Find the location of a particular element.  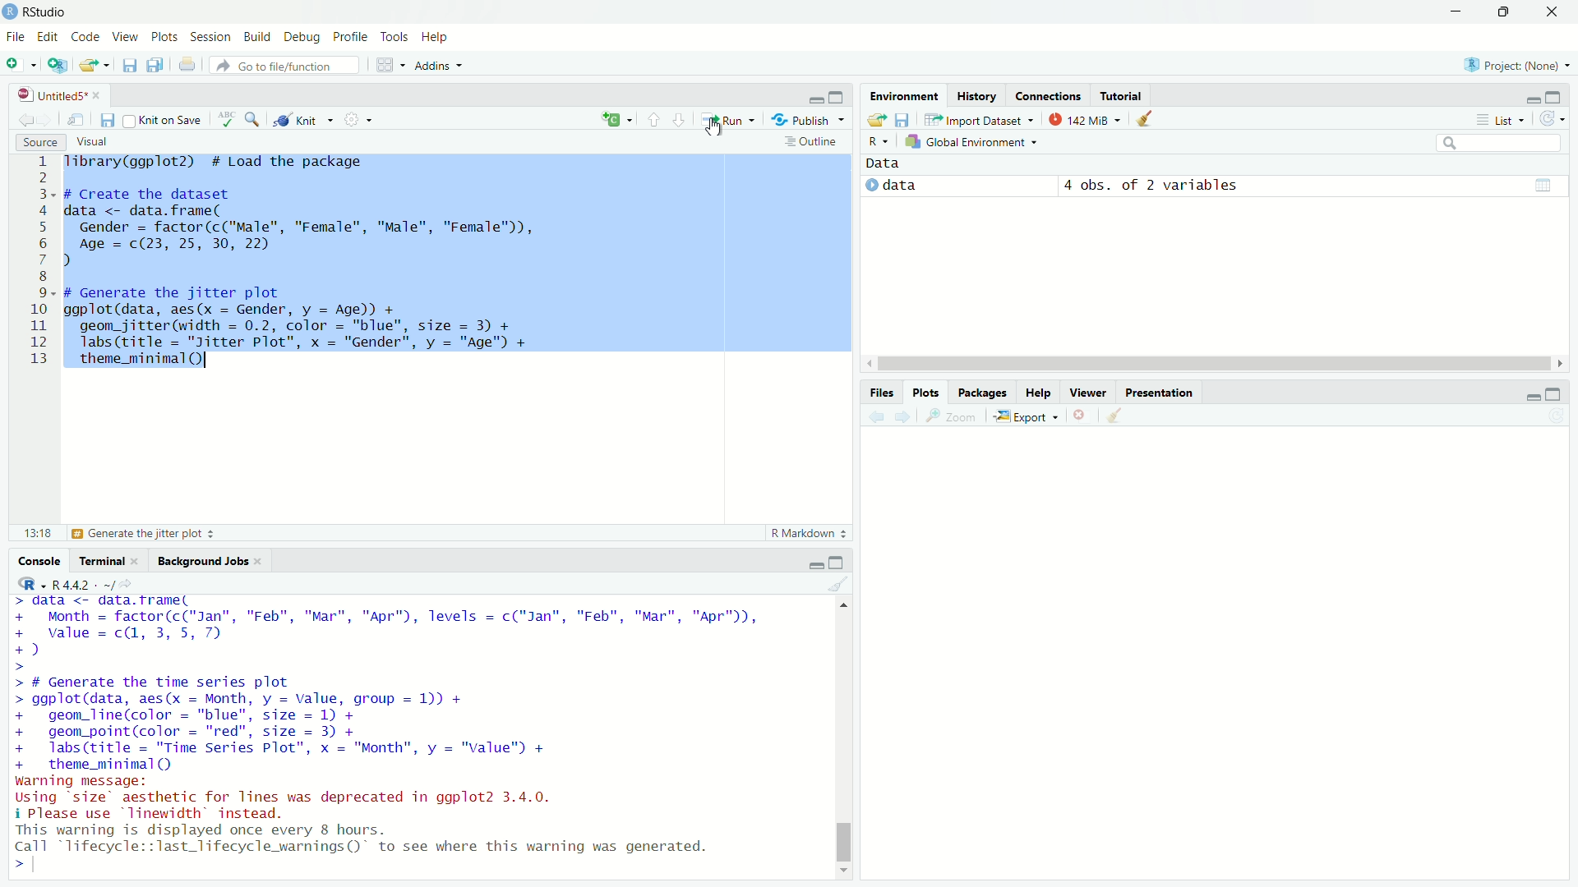

move right is located at coordinates (1560, 363).